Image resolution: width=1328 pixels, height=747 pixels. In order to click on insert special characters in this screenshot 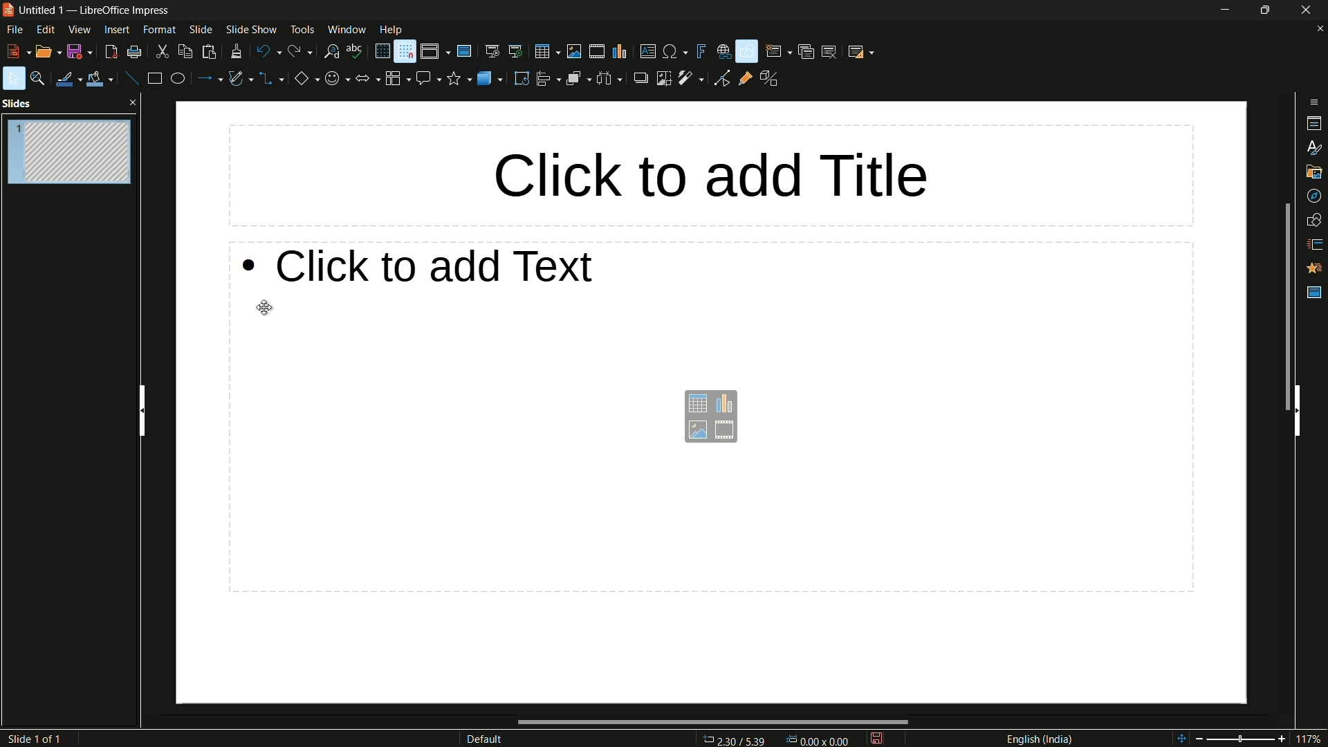, I will do `click(675, 51)`.